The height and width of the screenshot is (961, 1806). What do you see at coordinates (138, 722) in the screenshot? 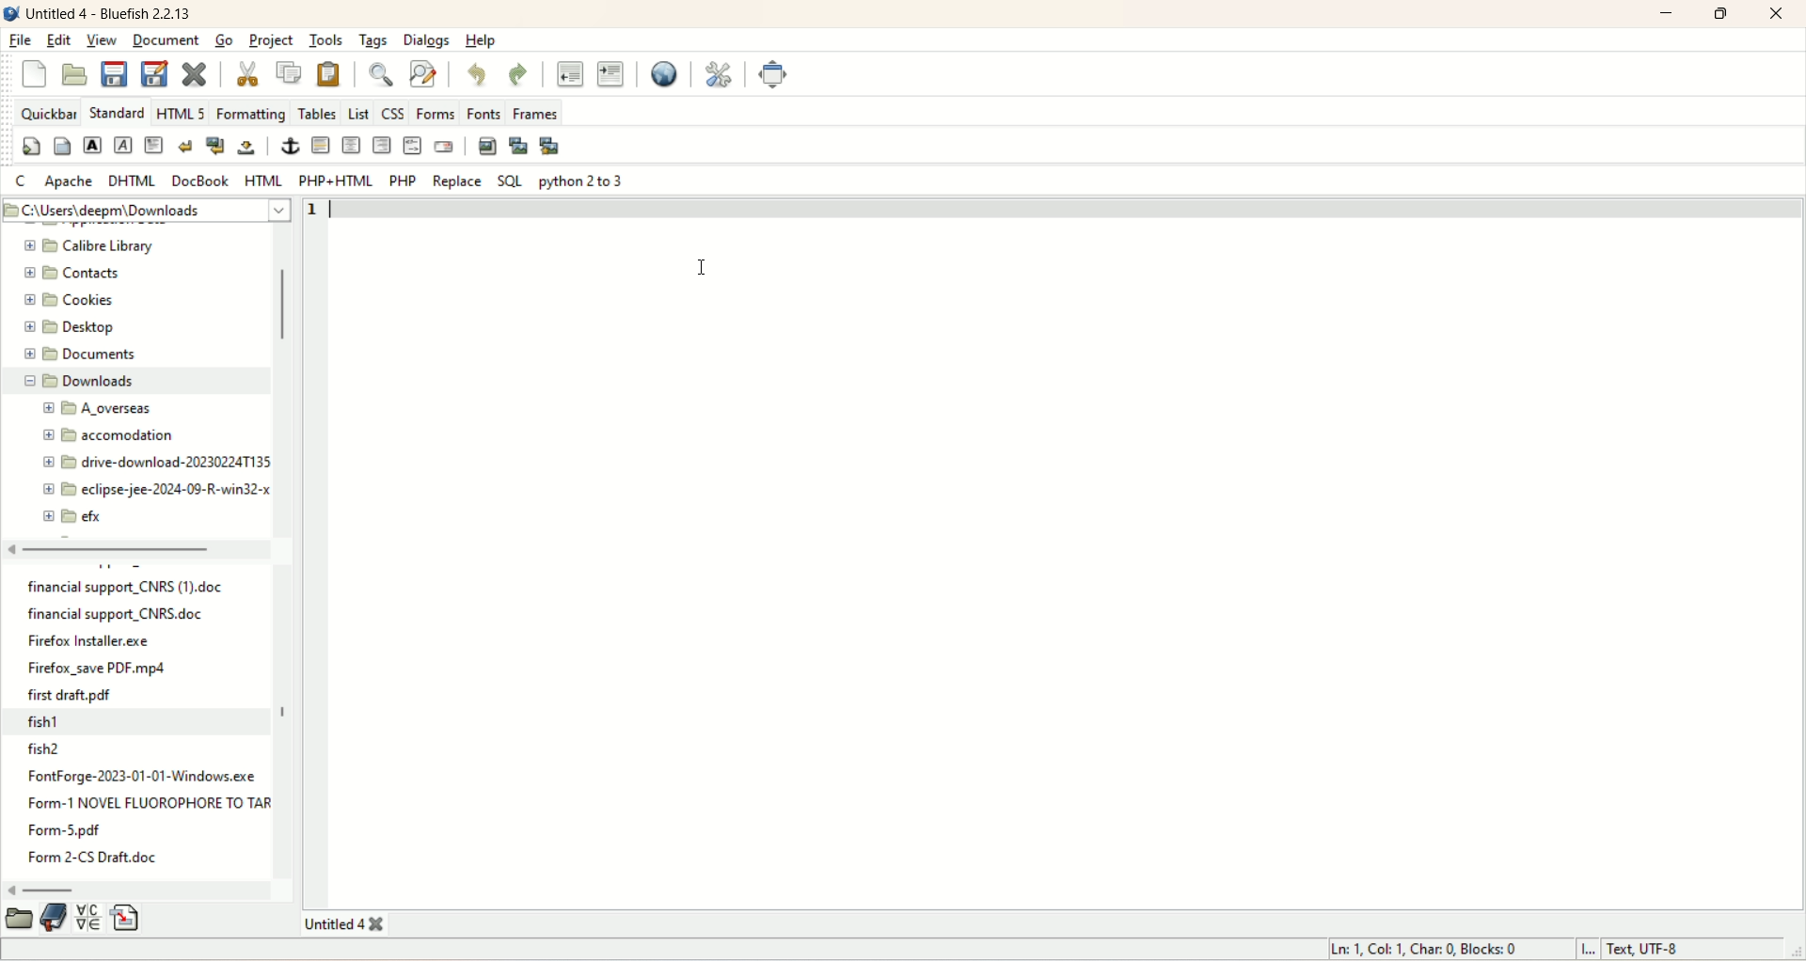
I see `fish1` at bounding box center [138, 722].